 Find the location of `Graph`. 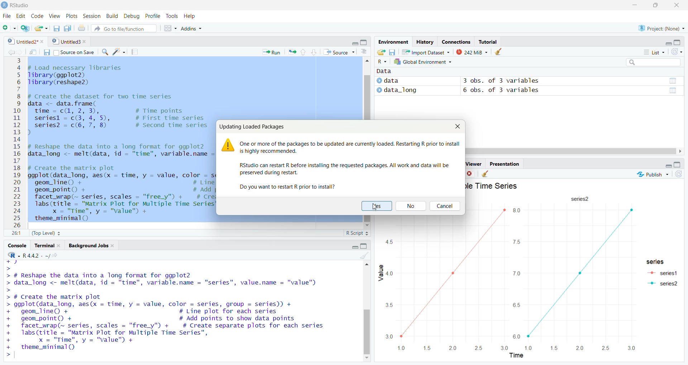

Graph is located at coordinates (554, 211).